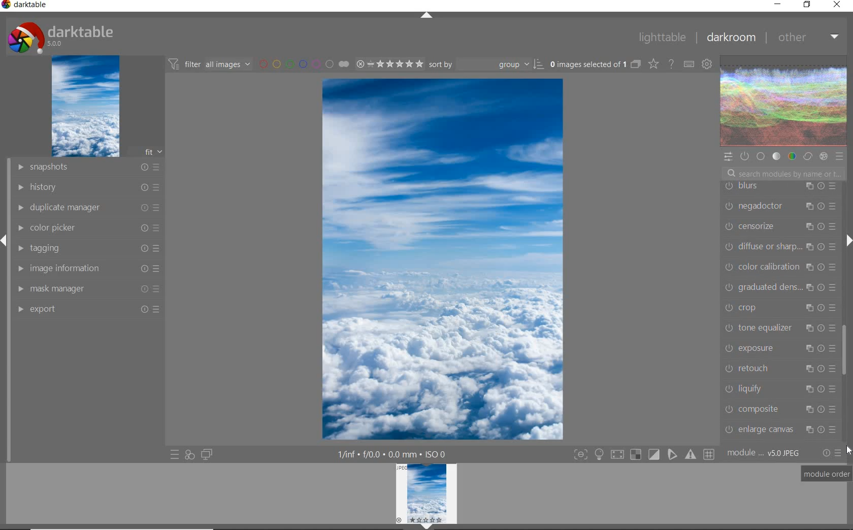 The image size is (853, 530). Describe the element at coordinates (762, 156) in the screenshot. I see `BASE` at that location.